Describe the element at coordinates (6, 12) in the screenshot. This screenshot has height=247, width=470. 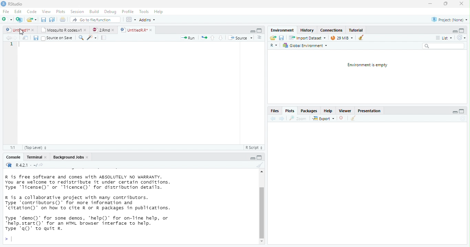
I see `File` at that location.